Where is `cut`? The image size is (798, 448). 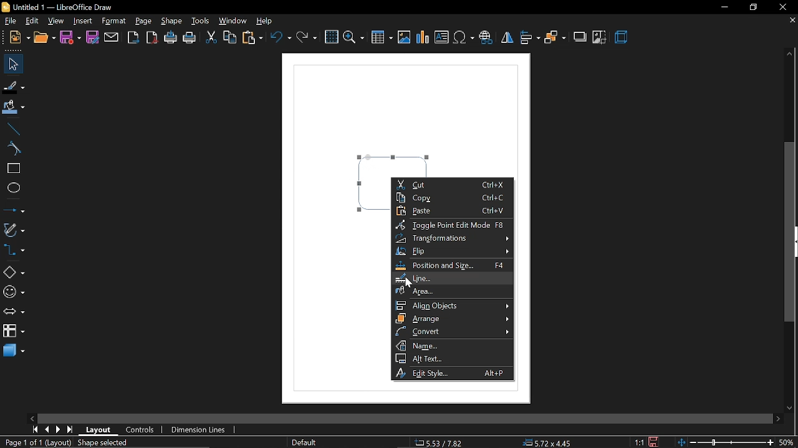
cut is located at coordinates (453, 184).